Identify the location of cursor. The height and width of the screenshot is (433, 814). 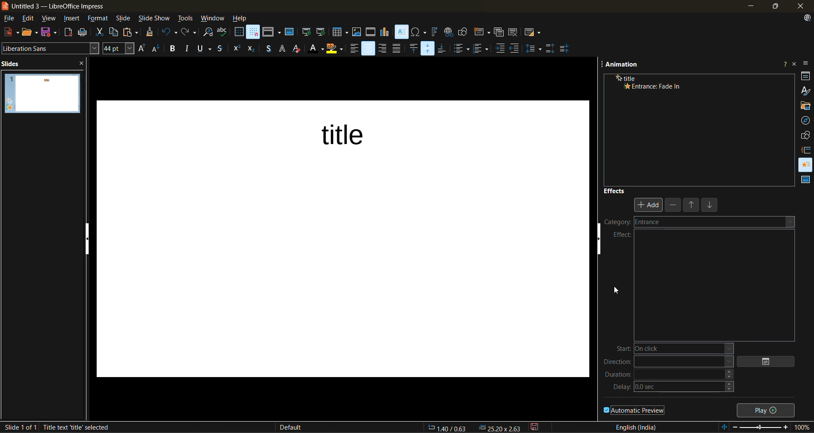
(616, 292).